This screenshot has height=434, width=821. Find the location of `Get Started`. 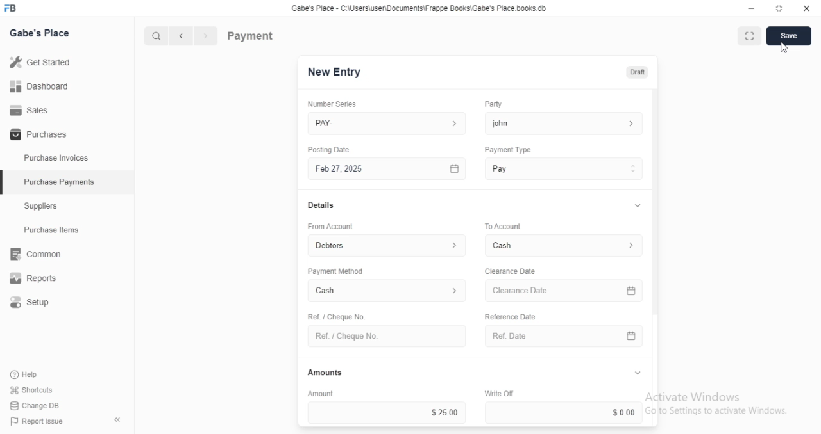

Get Started is located at coordinates (40, 61).